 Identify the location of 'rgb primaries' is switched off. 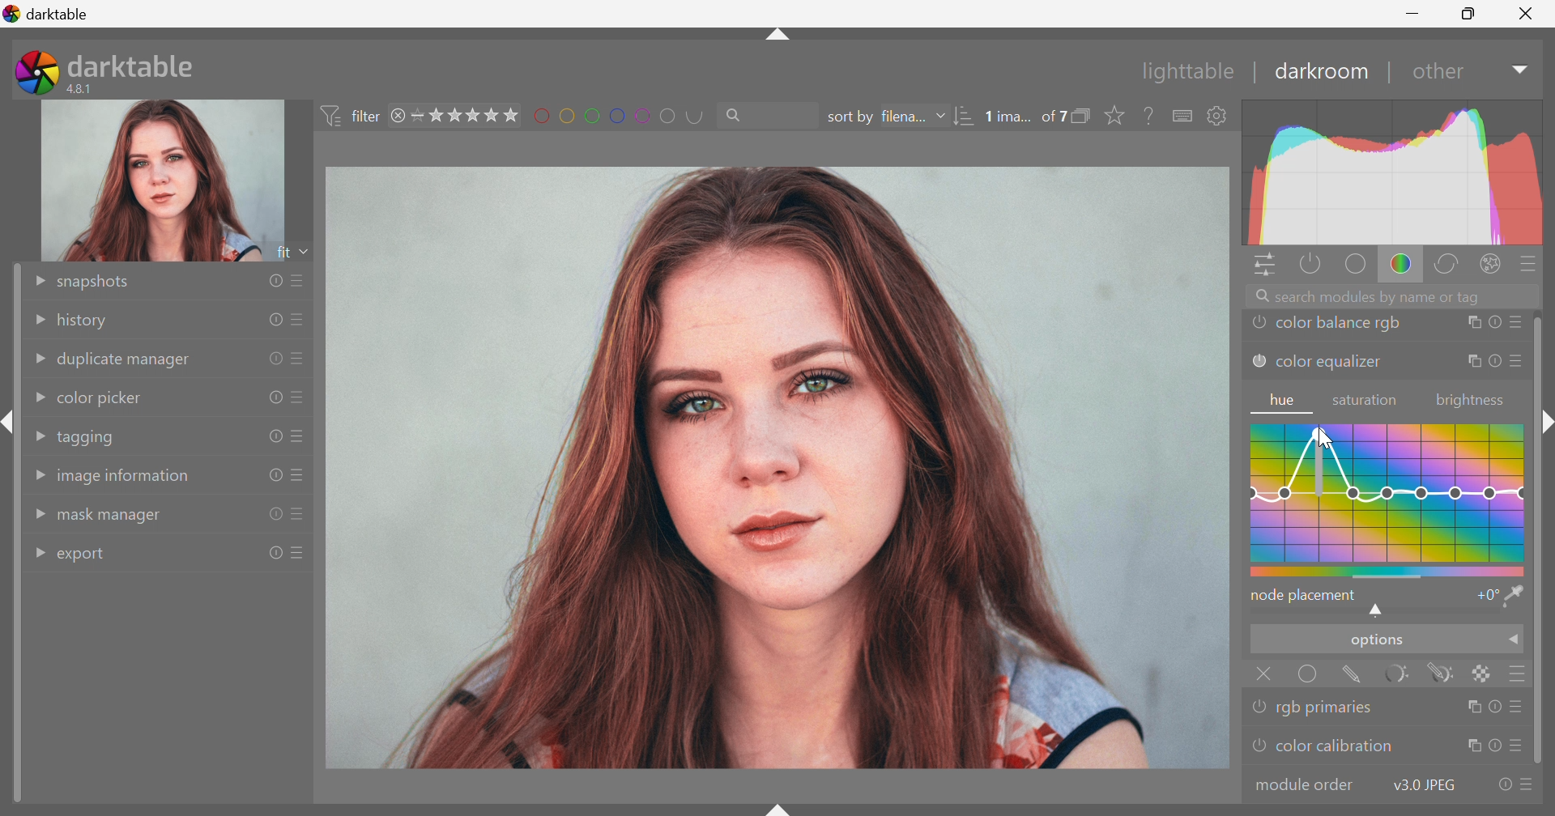
(1260, 705).